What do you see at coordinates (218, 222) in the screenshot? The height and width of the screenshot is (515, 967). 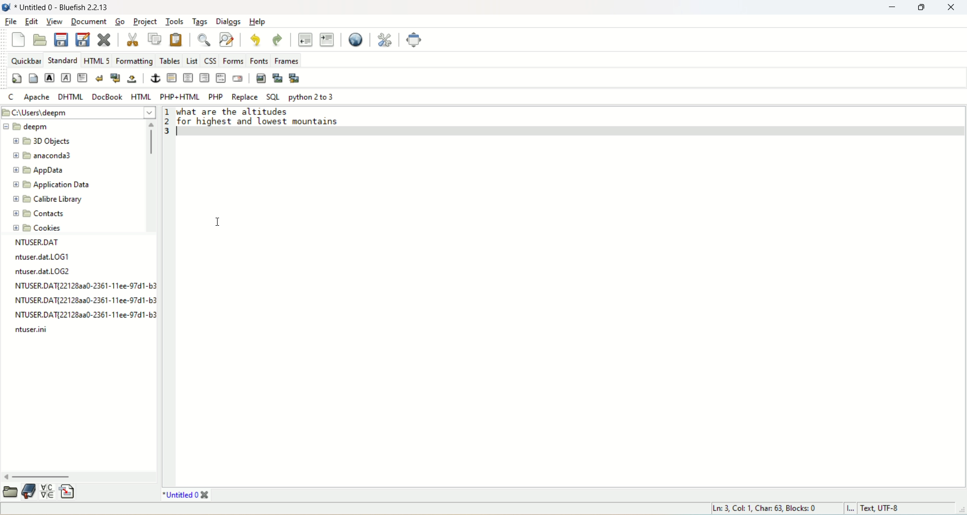 I see `Cursor` at bounding box center [218, 222].